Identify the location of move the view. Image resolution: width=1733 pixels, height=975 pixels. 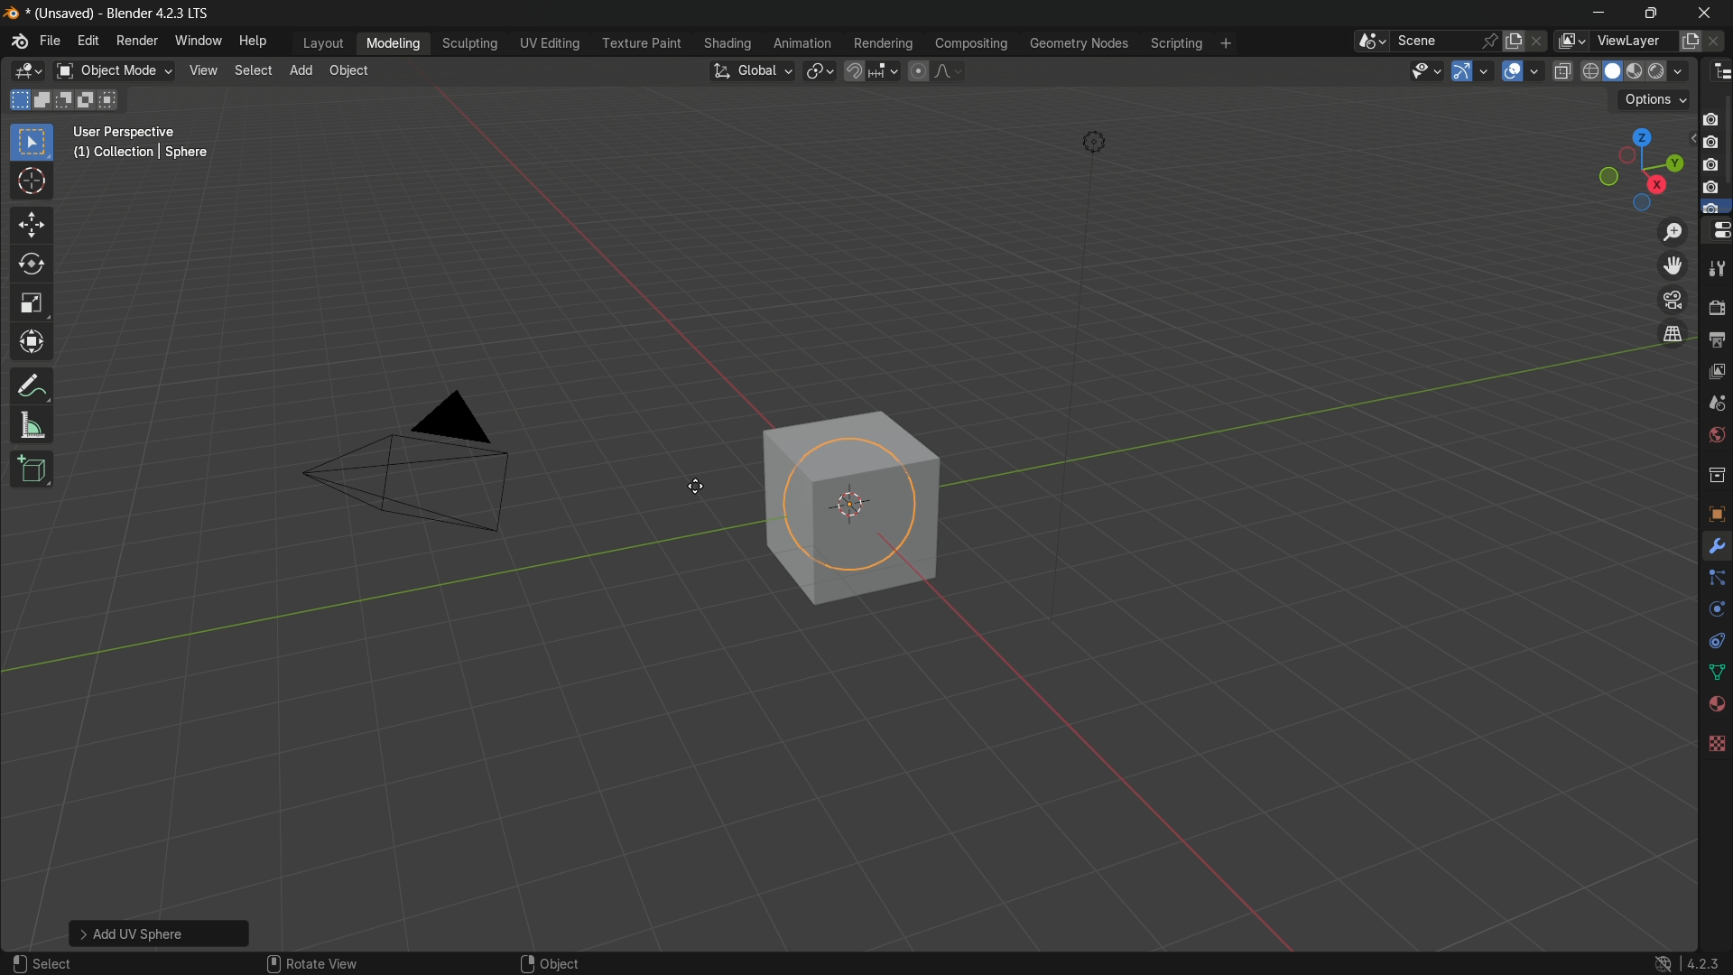
(1672, 266).